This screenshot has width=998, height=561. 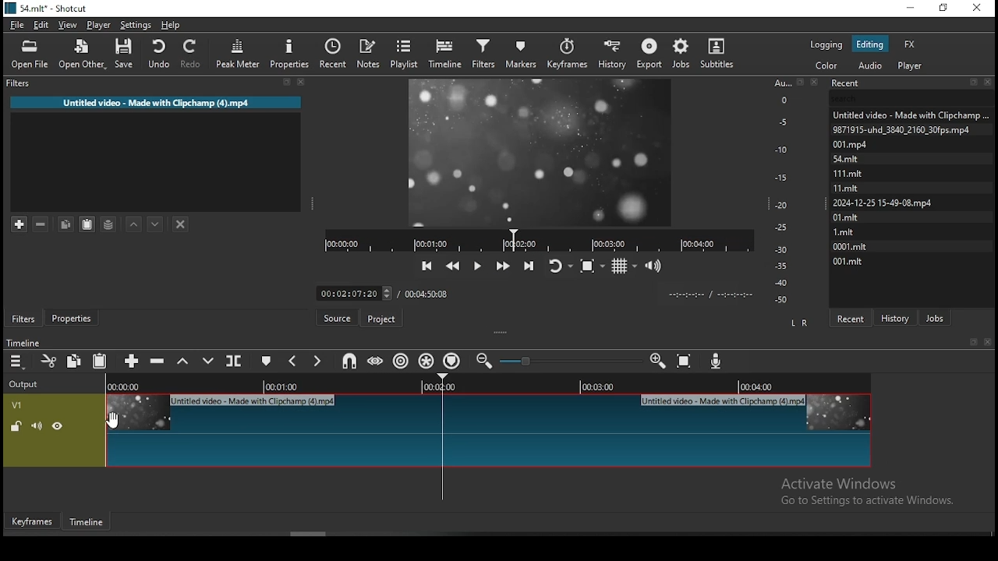 I want to click on ripple markers, so click(x=453, y=359).